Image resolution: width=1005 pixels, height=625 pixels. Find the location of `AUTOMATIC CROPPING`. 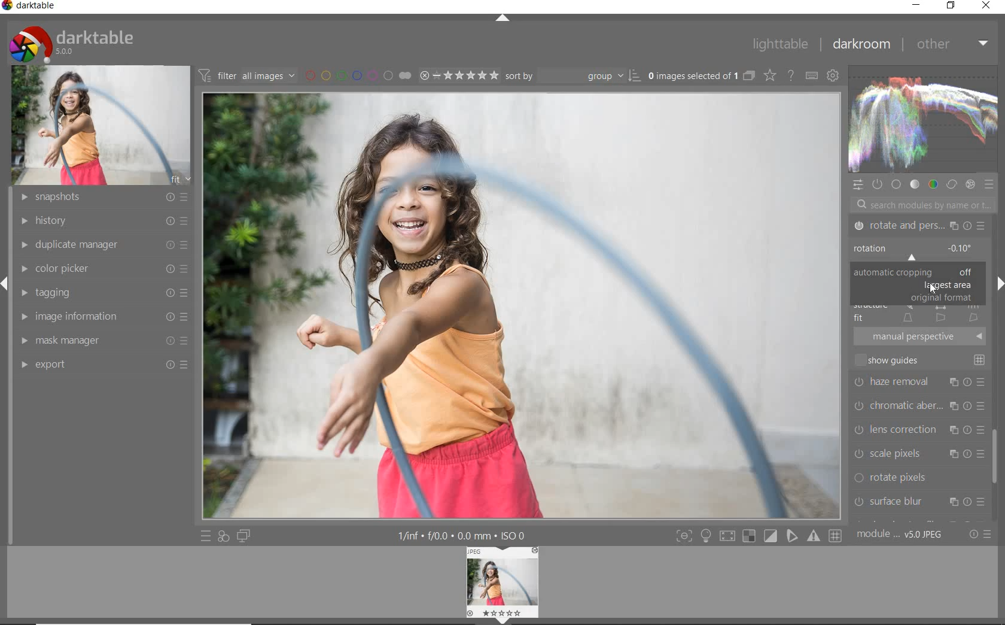

AUTOMATIC CROPPING is located at coordinates (916, 272).